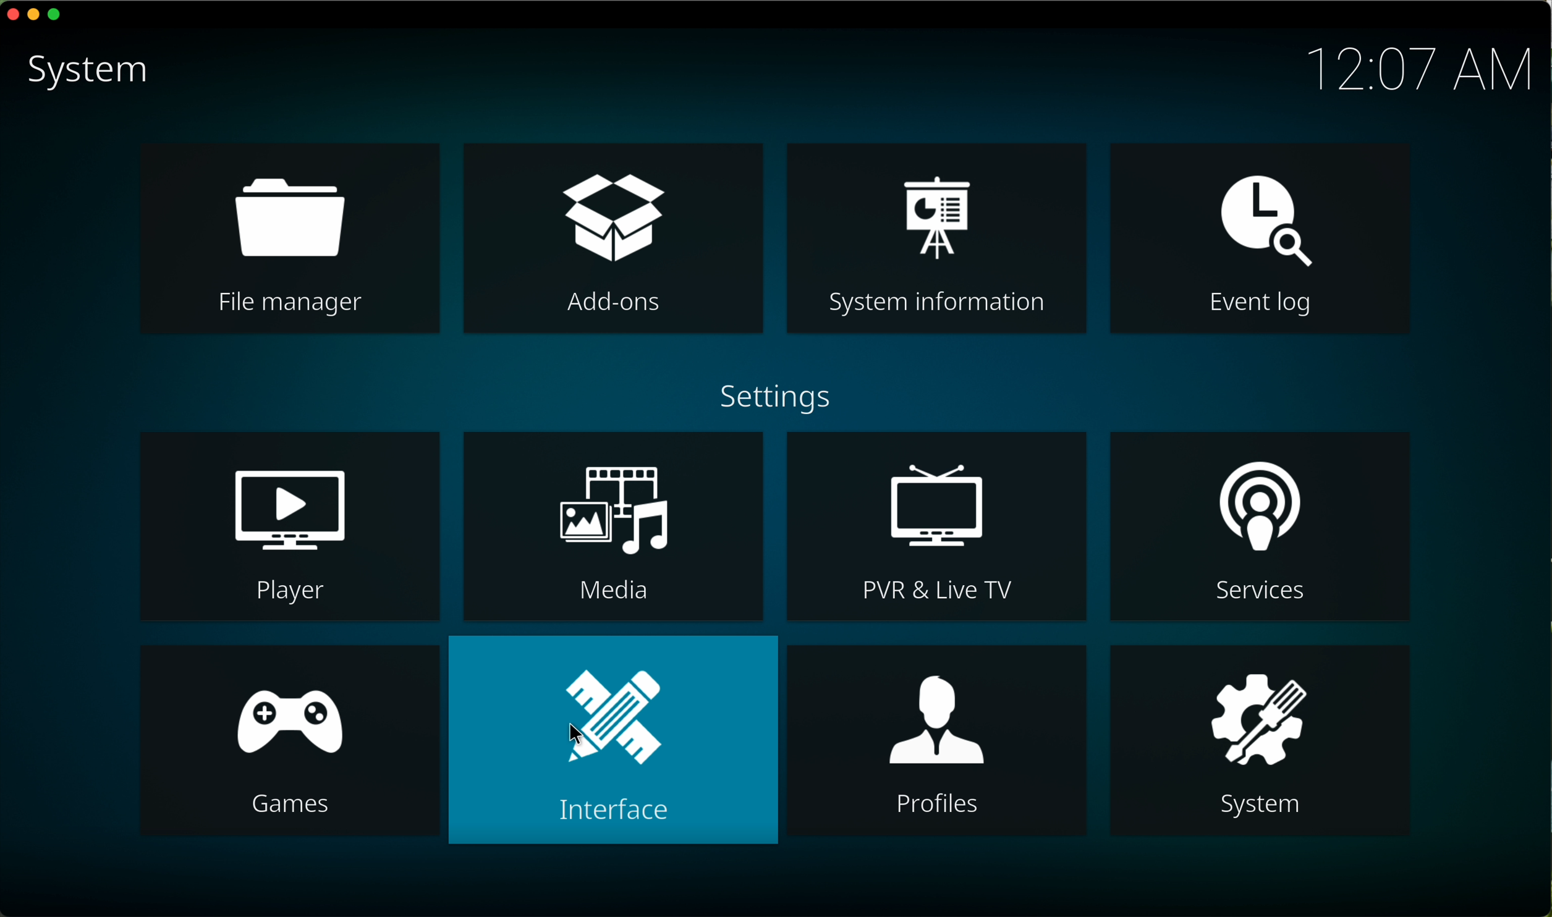 The width and height of the screenshot is (1552, 917). I want to click on pvr and live tv, so click(937, 528).